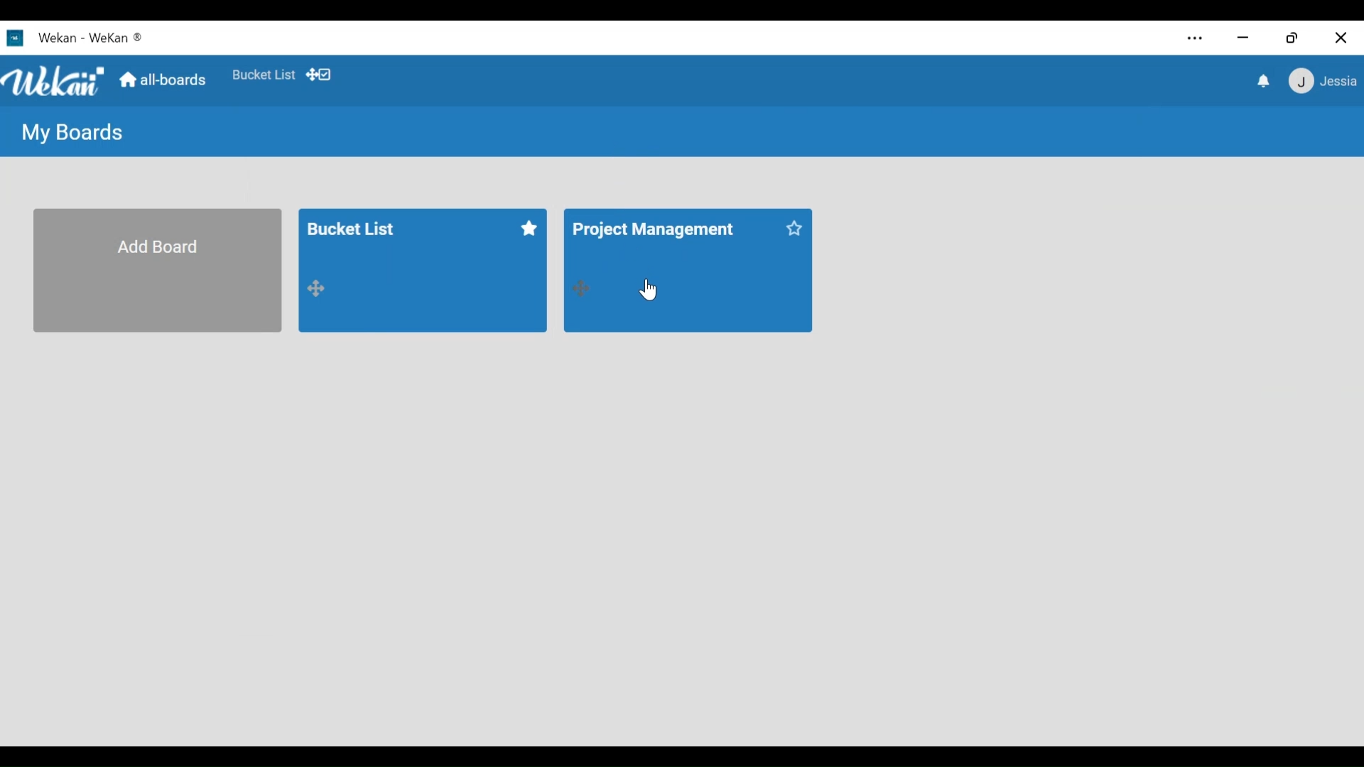  I want to click on move, so click(586, 290).